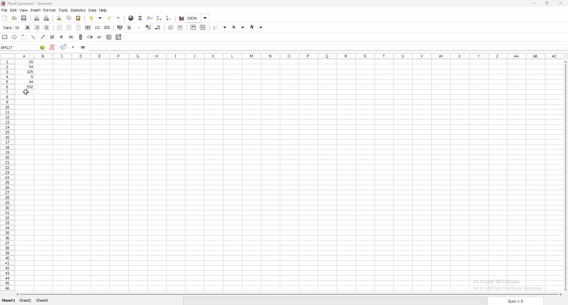 This screenshot has width=568, height=305. What do you see at coordinates (327, 46) in the screenshot?
I see `cell input` at bounding box center [327, 46].